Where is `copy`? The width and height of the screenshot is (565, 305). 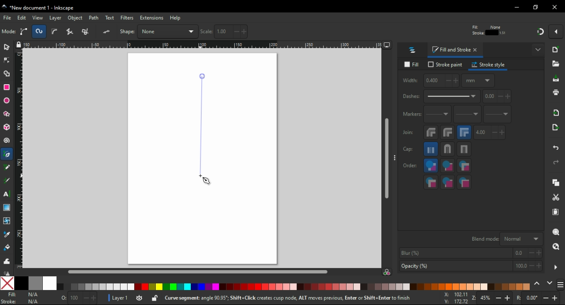 copy is located at coordinates (556, 183).